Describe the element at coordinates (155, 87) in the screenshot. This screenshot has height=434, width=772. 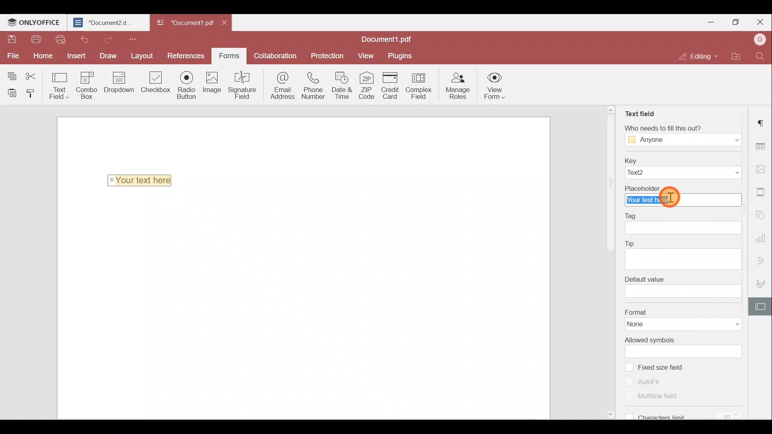
I see `Check box` at that location.